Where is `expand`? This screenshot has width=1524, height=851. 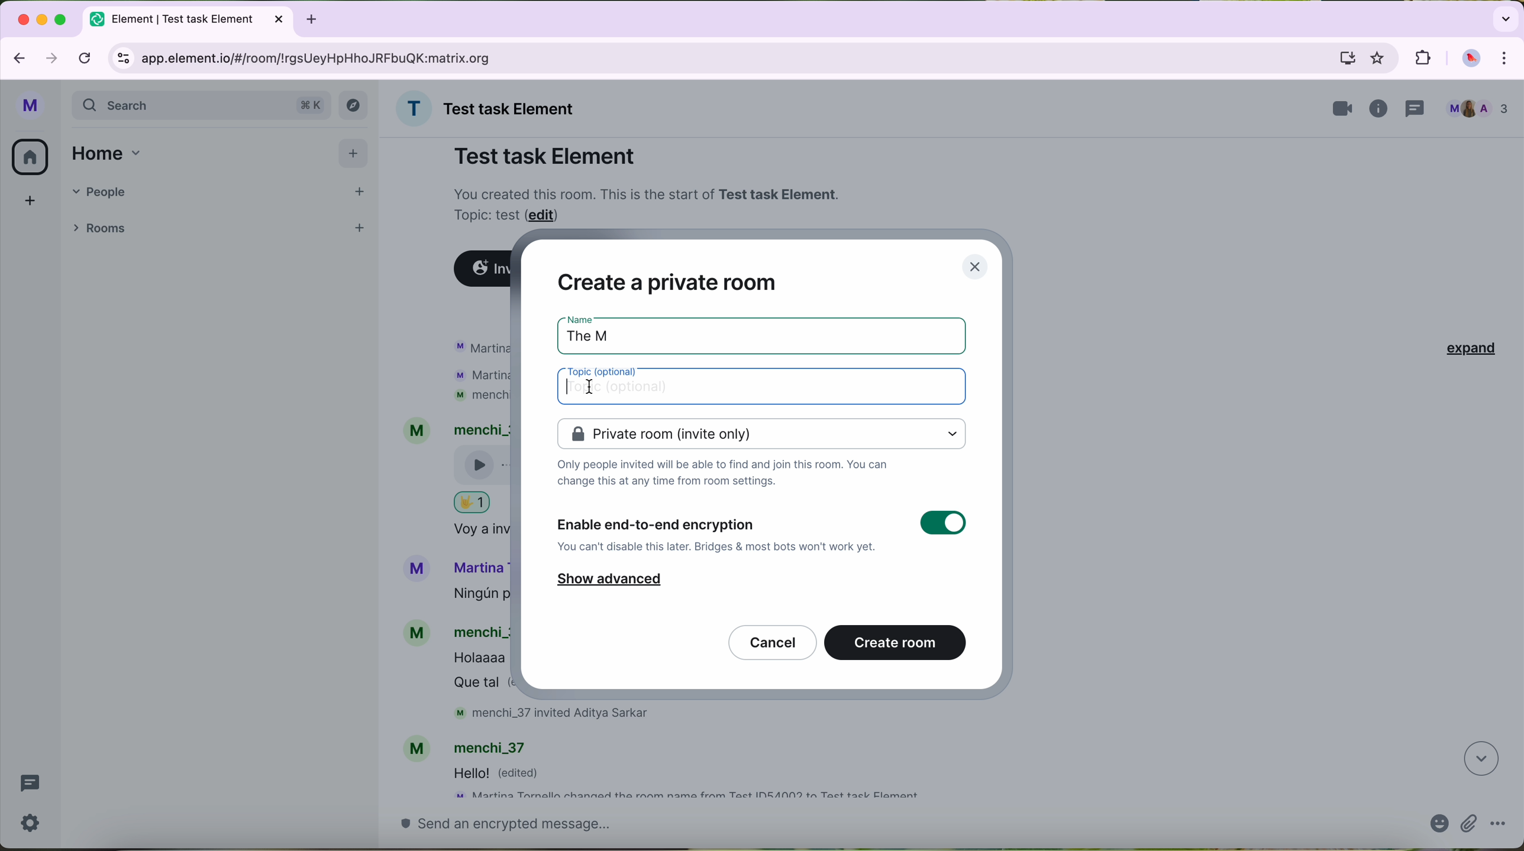 expand is located at coordinates (1464, 348).